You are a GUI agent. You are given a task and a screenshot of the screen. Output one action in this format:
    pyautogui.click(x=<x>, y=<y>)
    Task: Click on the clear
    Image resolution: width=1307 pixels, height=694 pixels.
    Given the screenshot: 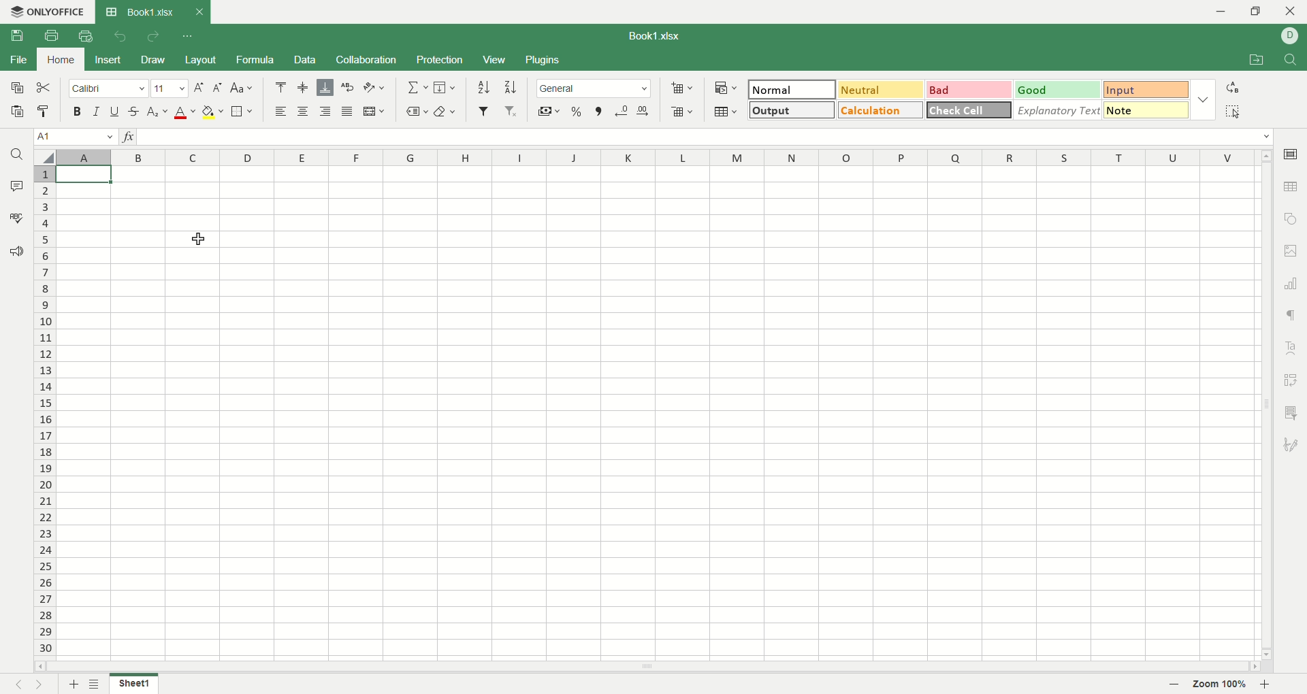 What is the action you would take?
    pyautogui.click(x=449, y=110)
    